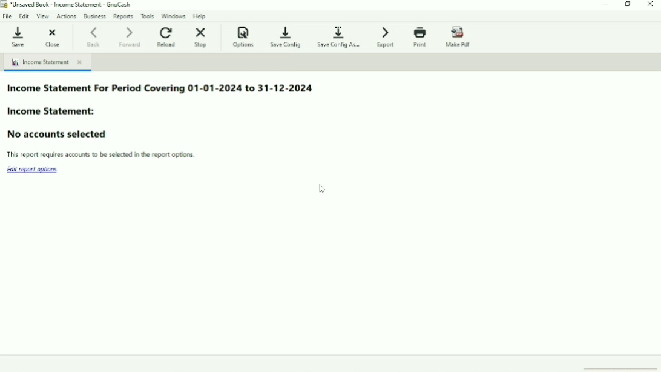 The width and height of the screenshot is (661, 372). What do you see at coordinates (650, 5) in the screenshot?
I see `Close` at bounding box center [650, 5].